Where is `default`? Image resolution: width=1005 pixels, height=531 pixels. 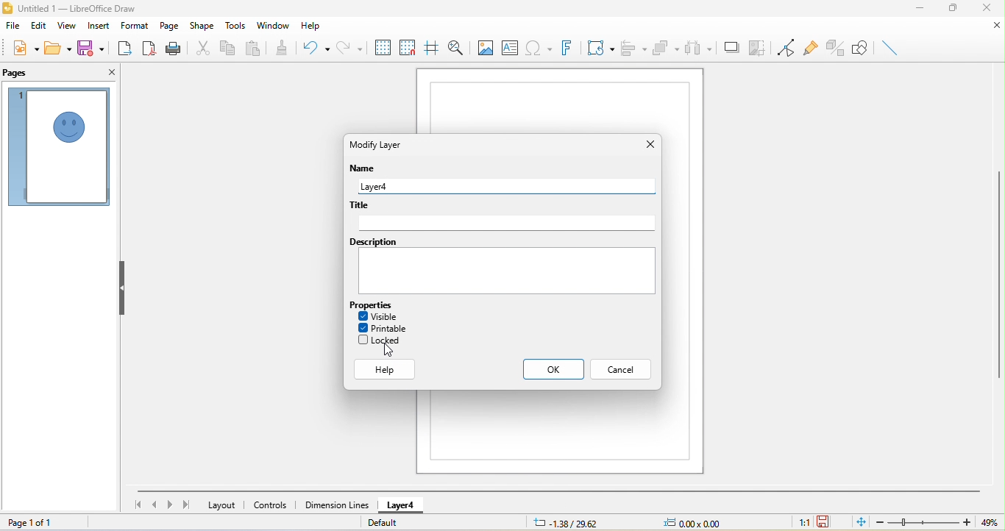 default is located at coordinates (387, 522).